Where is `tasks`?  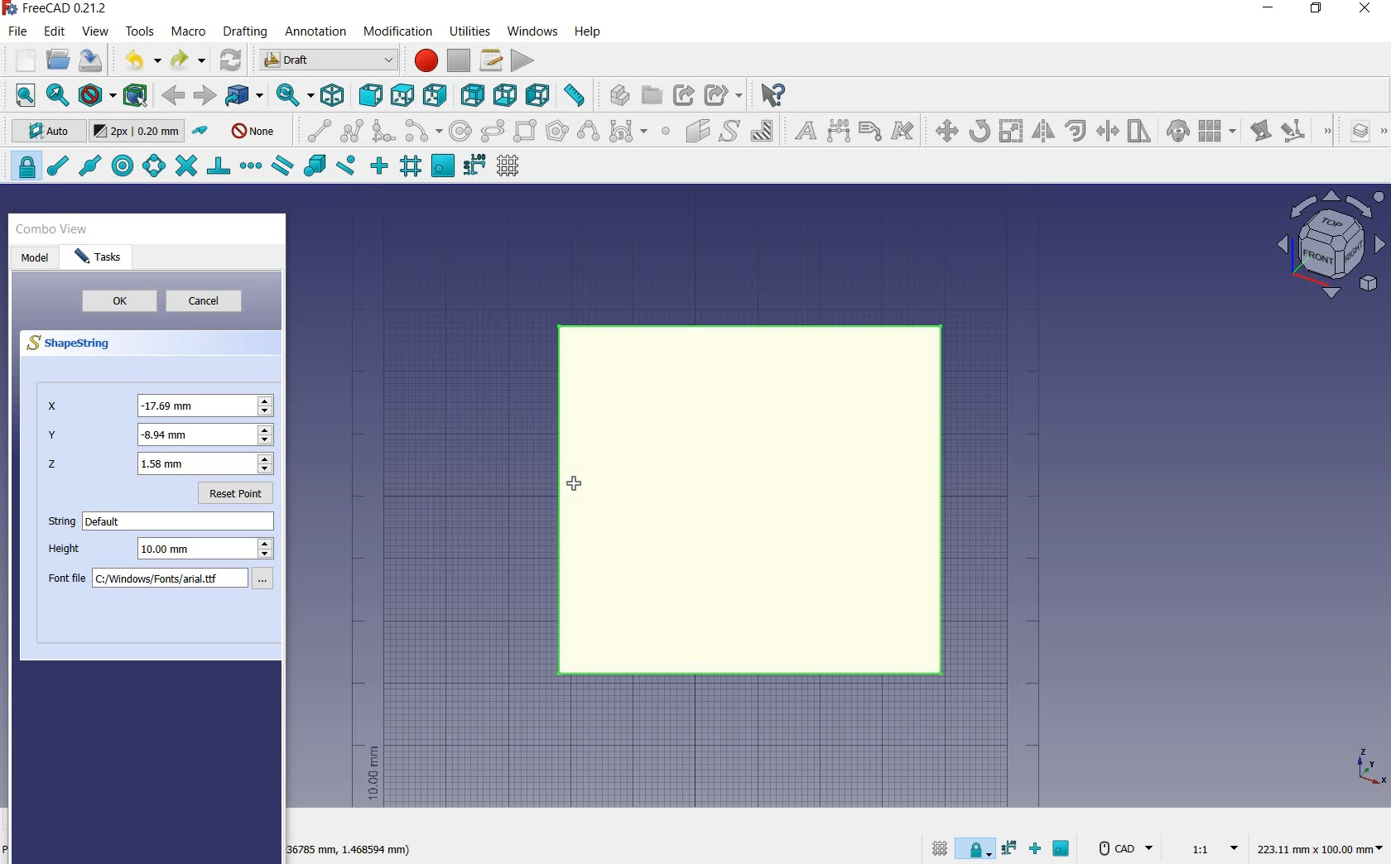 tasks is located at coordinates (104, 257).